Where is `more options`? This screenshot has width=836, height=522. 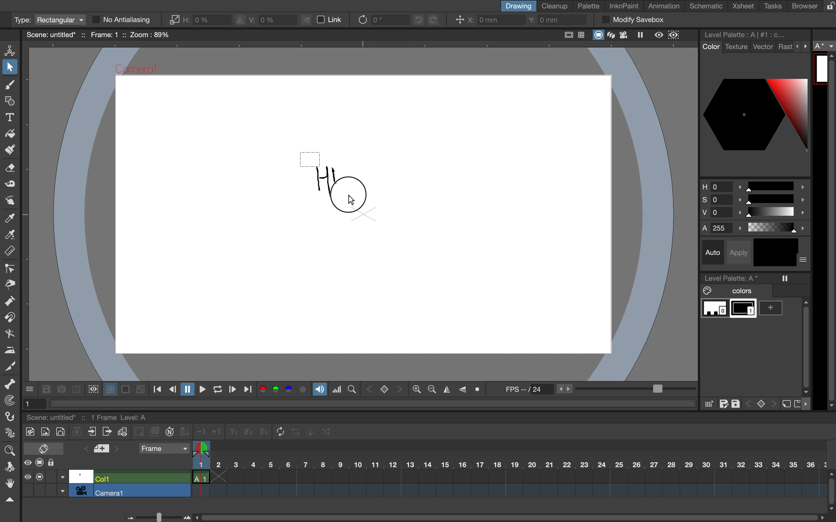 more options is located at coordinates (30, 388).